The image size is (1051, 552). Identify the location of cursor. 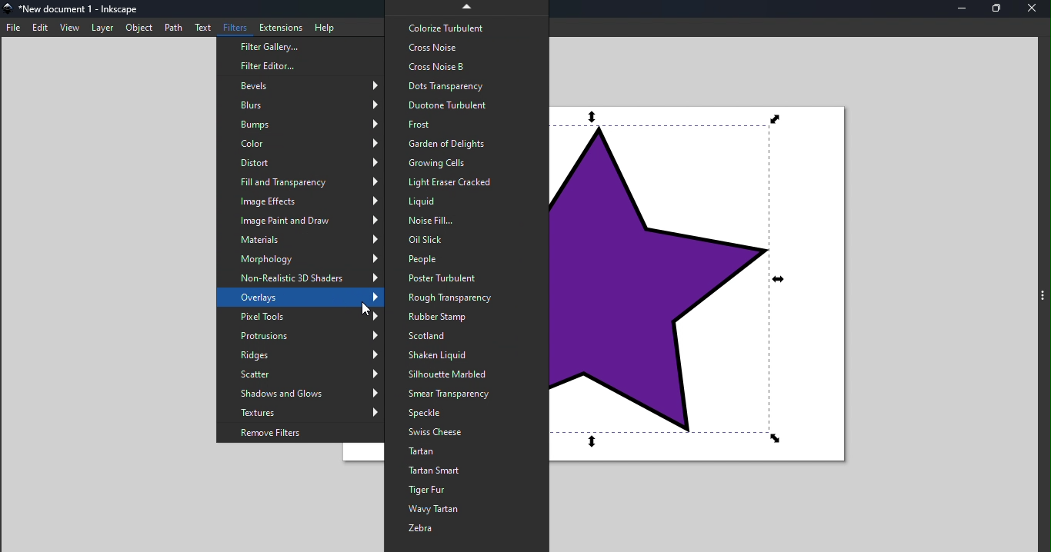
(367, 310).